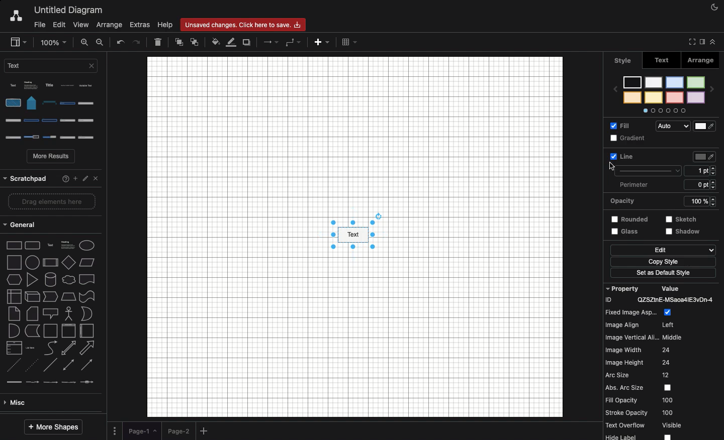 Image resolution: width=724 pixels, height=440 pixels. Describe the element at coordinates (690, 42) in the screenshot. I see `Fullscreen` at that location.